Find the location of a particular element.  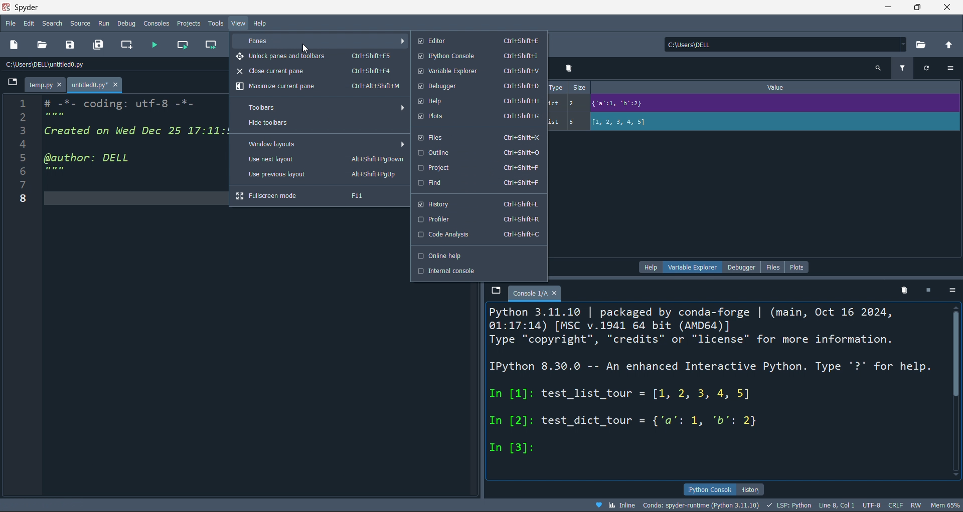

plots is located at coordinates (797, 267).